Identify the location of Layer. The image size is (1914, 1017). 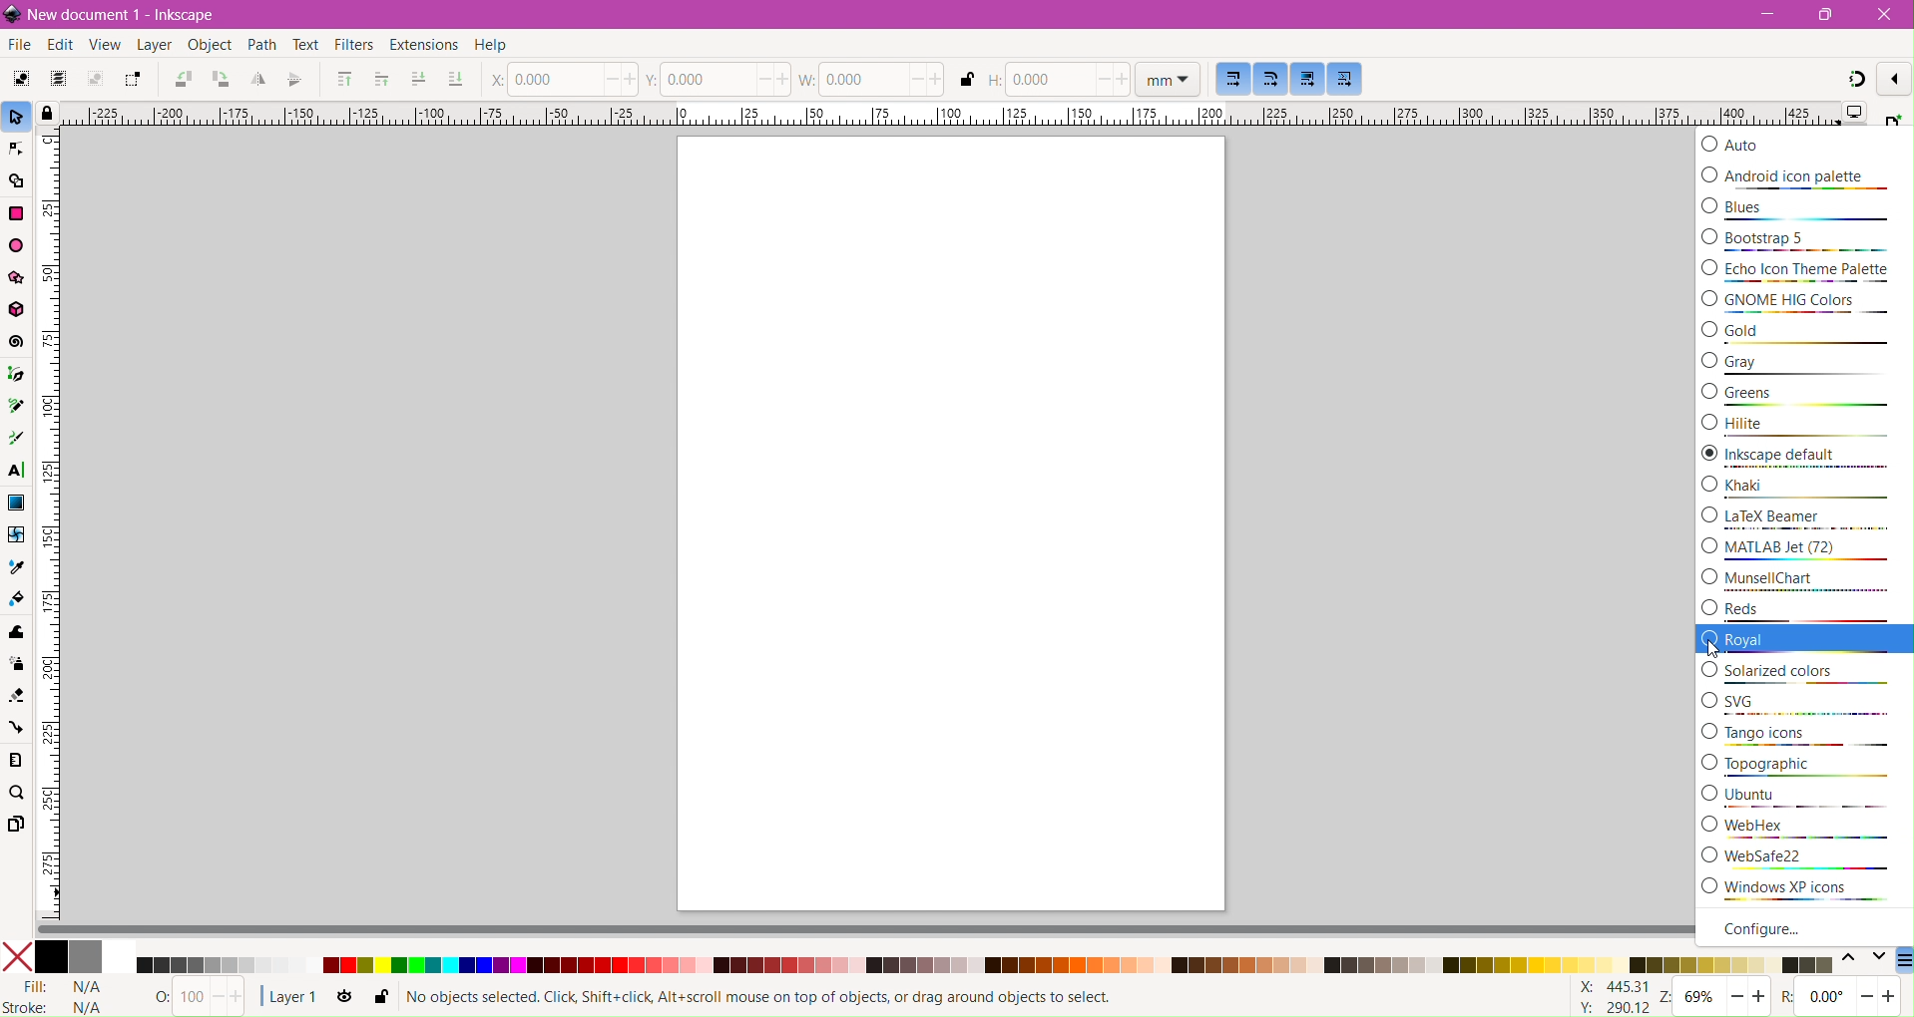
(153, 46).